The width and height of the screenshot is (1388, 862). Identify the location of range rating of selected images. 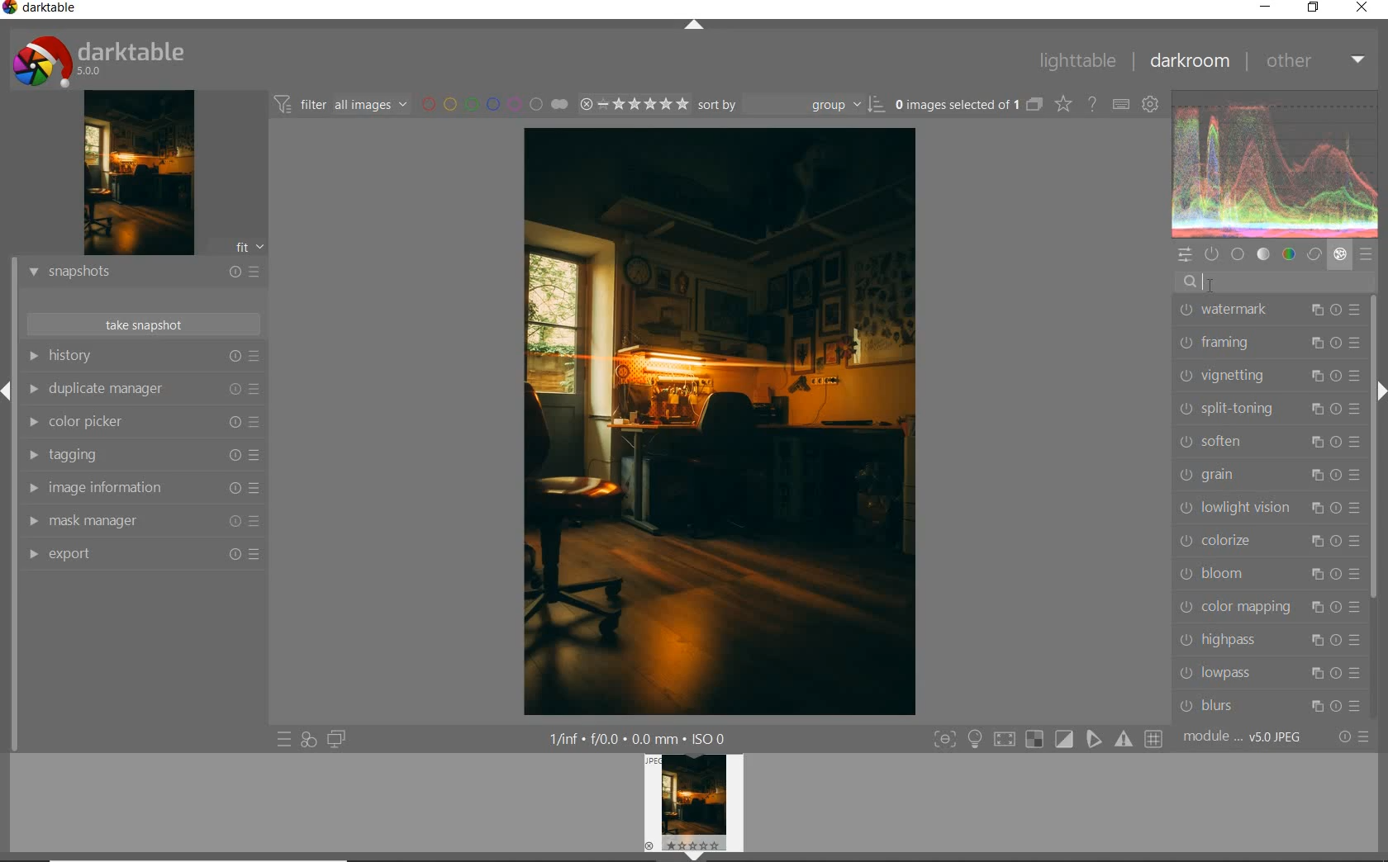
(634, 104).